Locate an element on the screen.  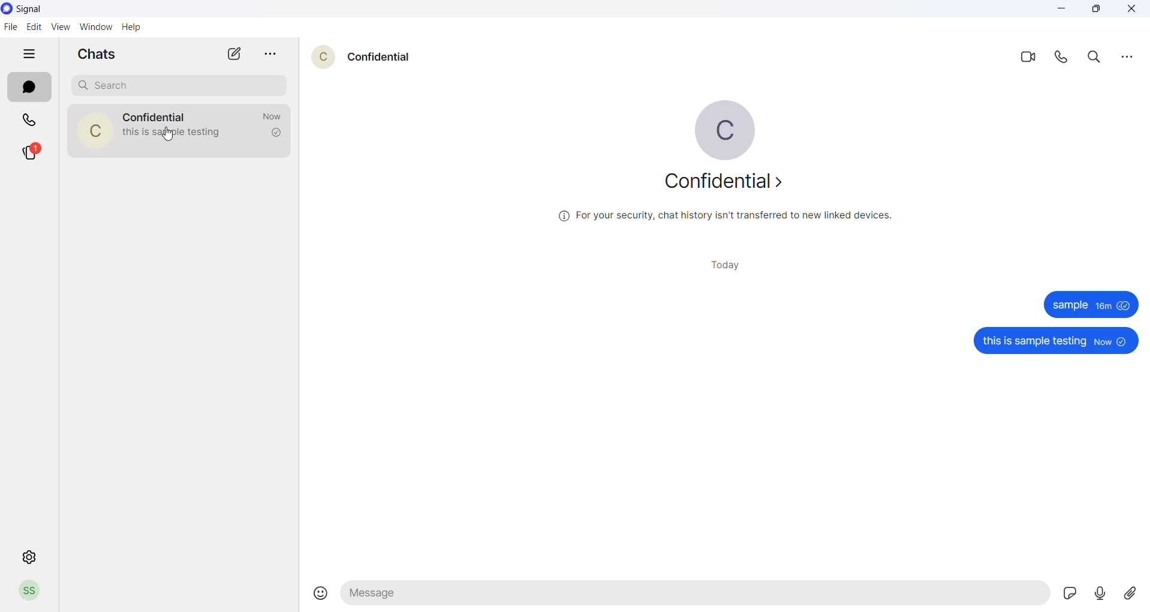
edit is located at coordinates (34, 26).